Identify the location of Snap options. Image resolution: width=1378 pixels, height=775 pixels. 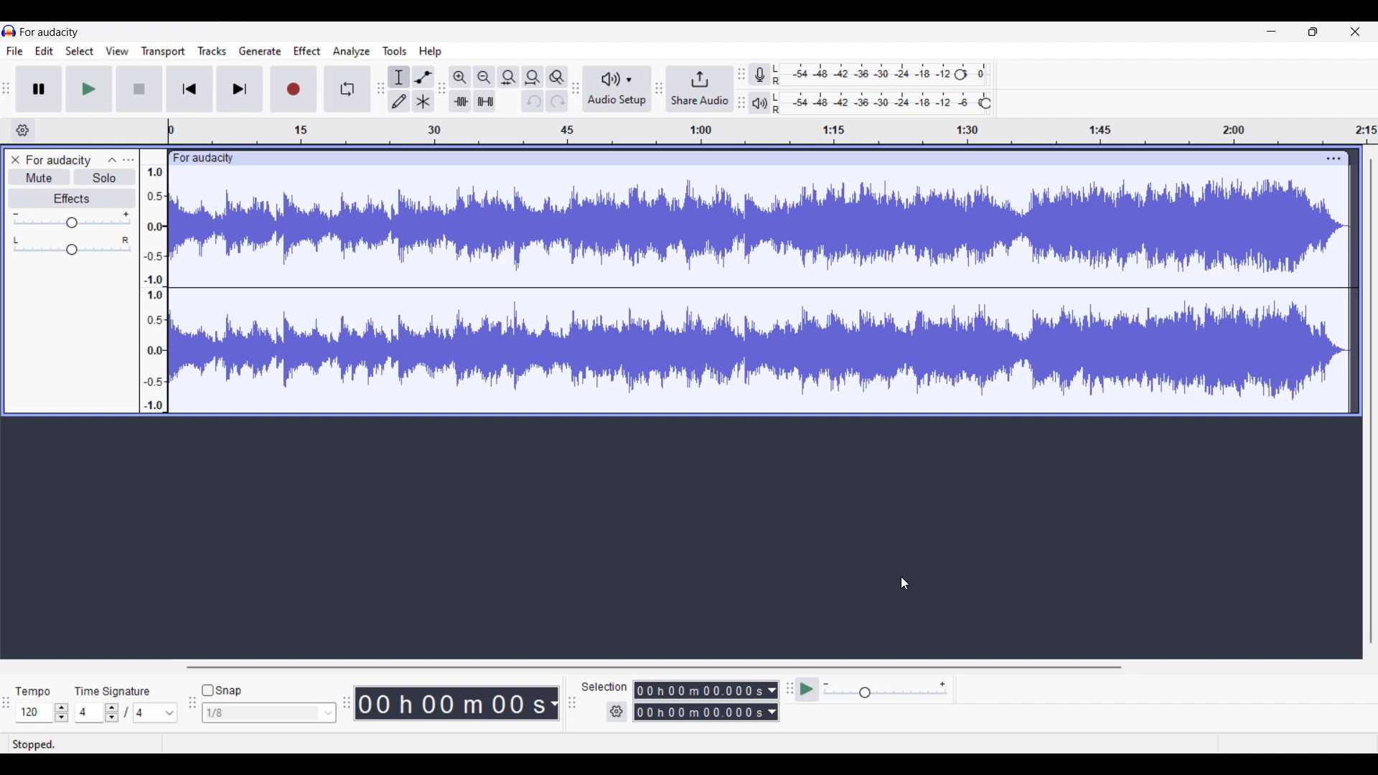
(270, 713).